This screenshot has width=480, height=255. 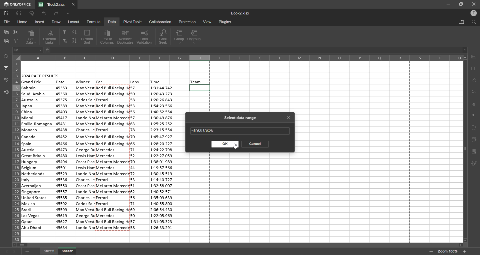 What do you see at coordinates (64, 41) in the screenshot?
I see `clear filter` at bounding box center [64, 41].